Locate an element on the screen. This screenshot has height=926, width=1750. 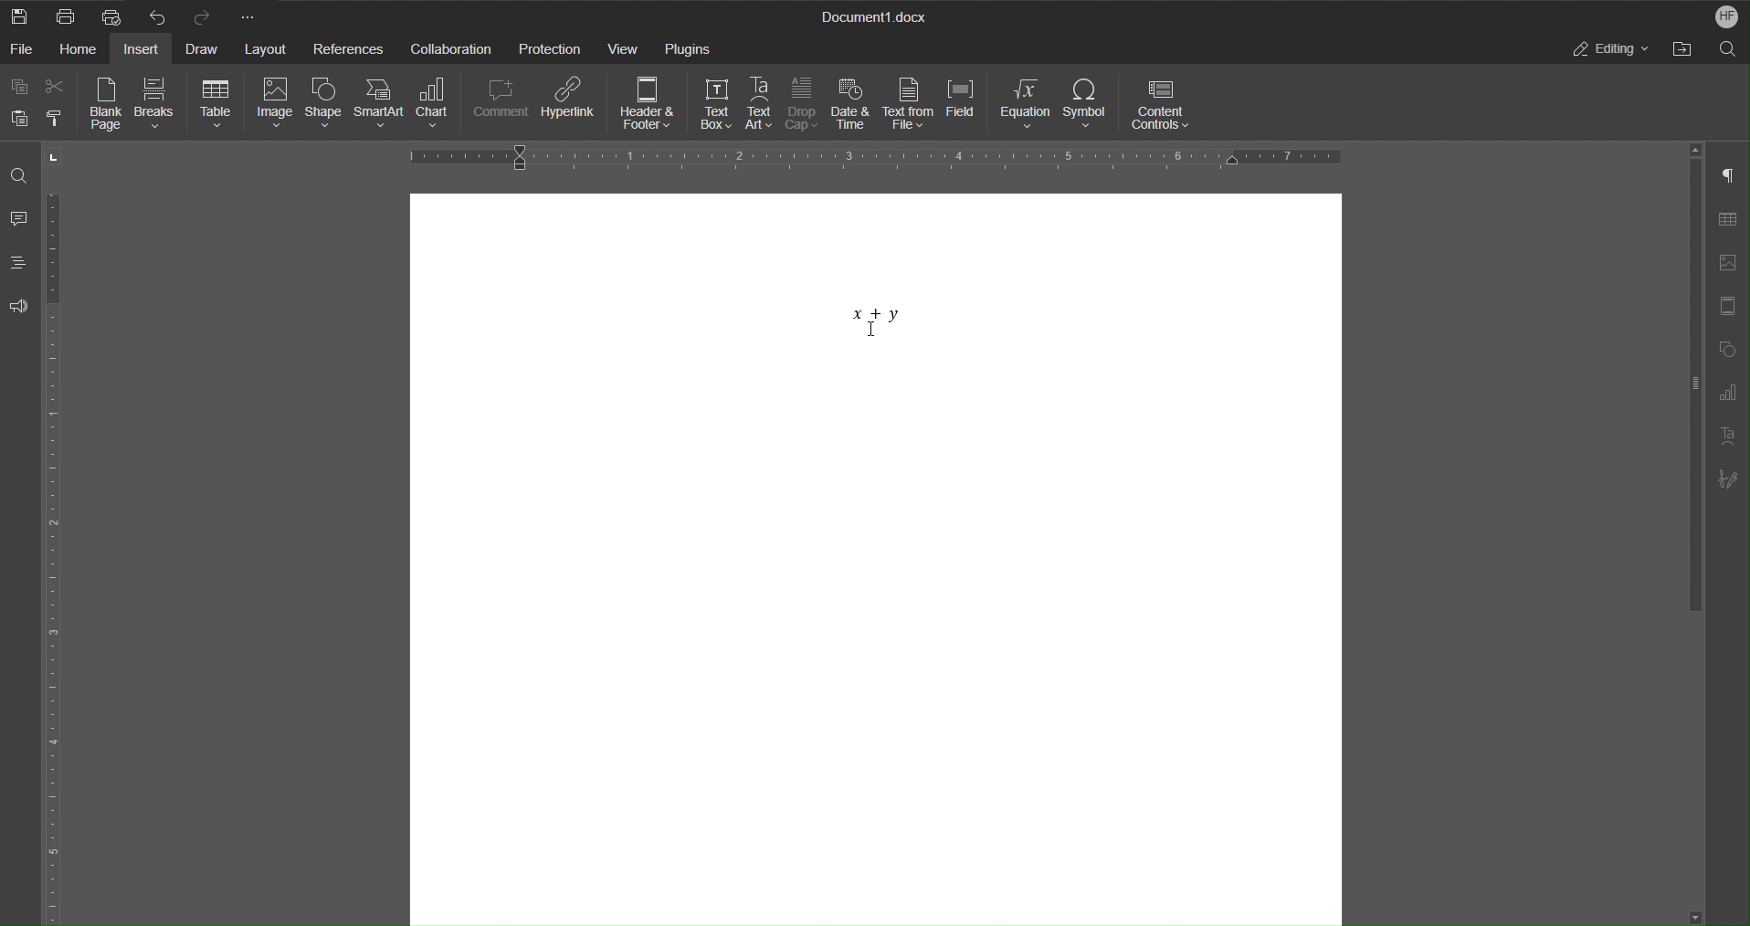
Table is located at coordinates (1727, 222).